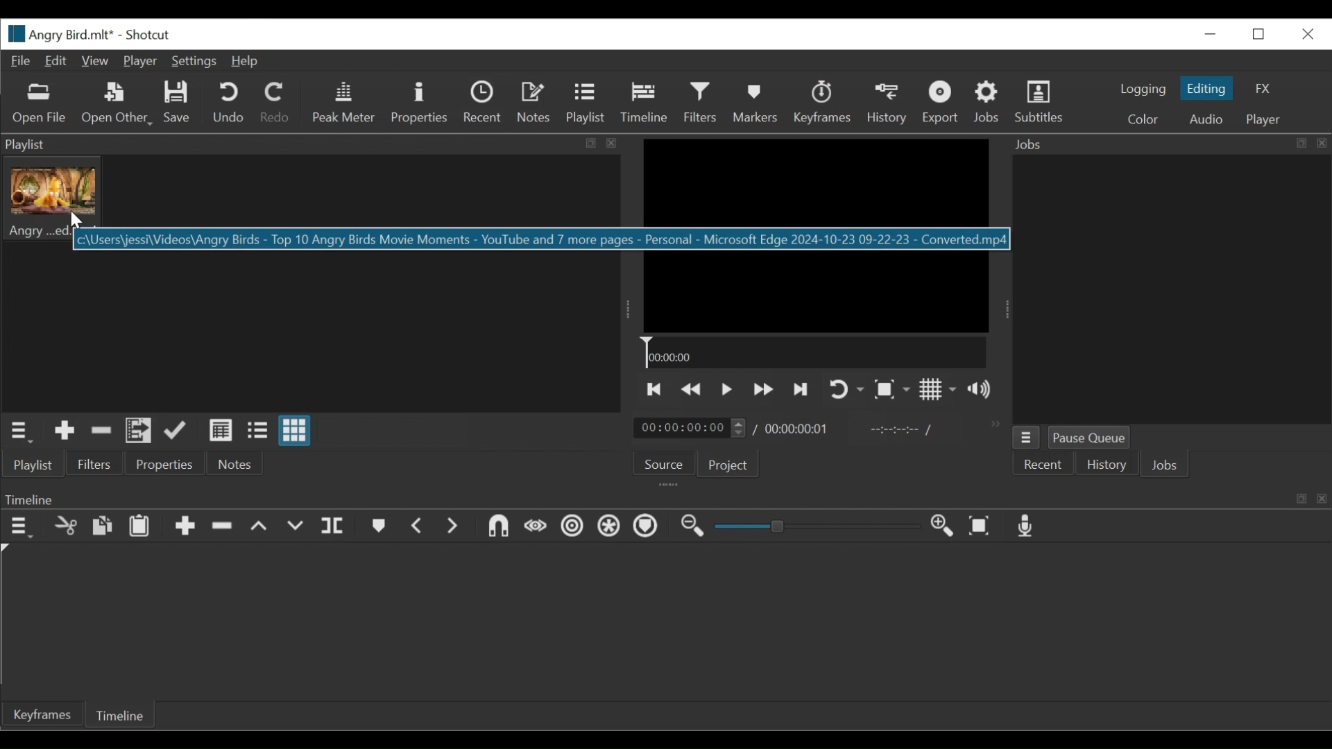 This screenshot has height=749, width=1332. What do you see at coordinates (941, 103) in the screenshot?
I see `Export` at bounding box center [941, 103].